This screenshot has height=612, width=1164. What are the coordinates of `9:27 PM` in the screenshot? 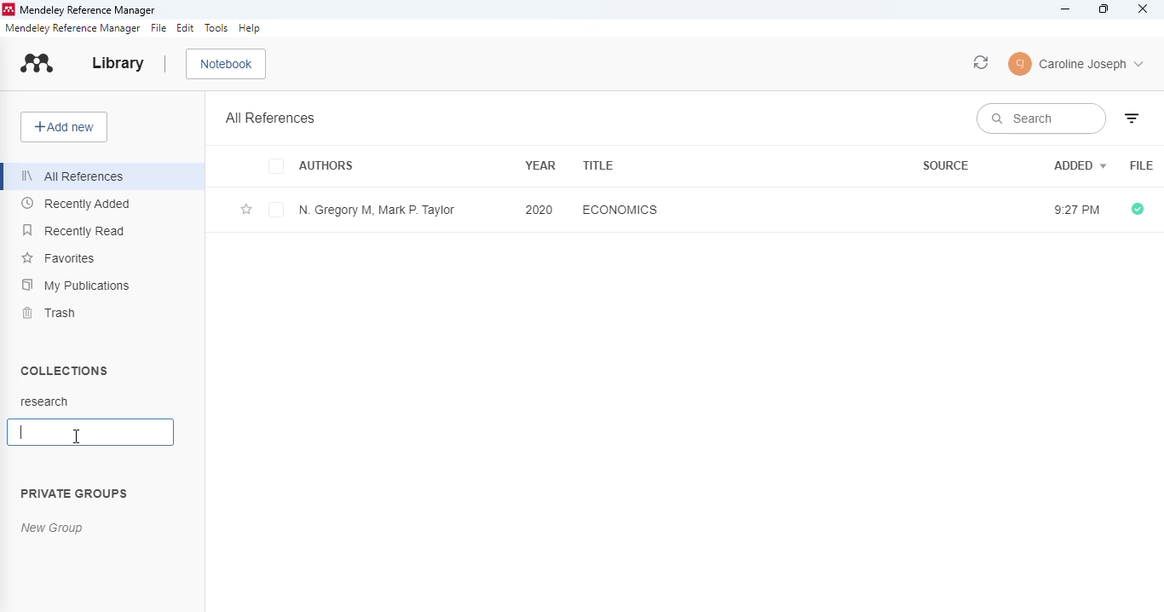 It's located at (1074, 211).